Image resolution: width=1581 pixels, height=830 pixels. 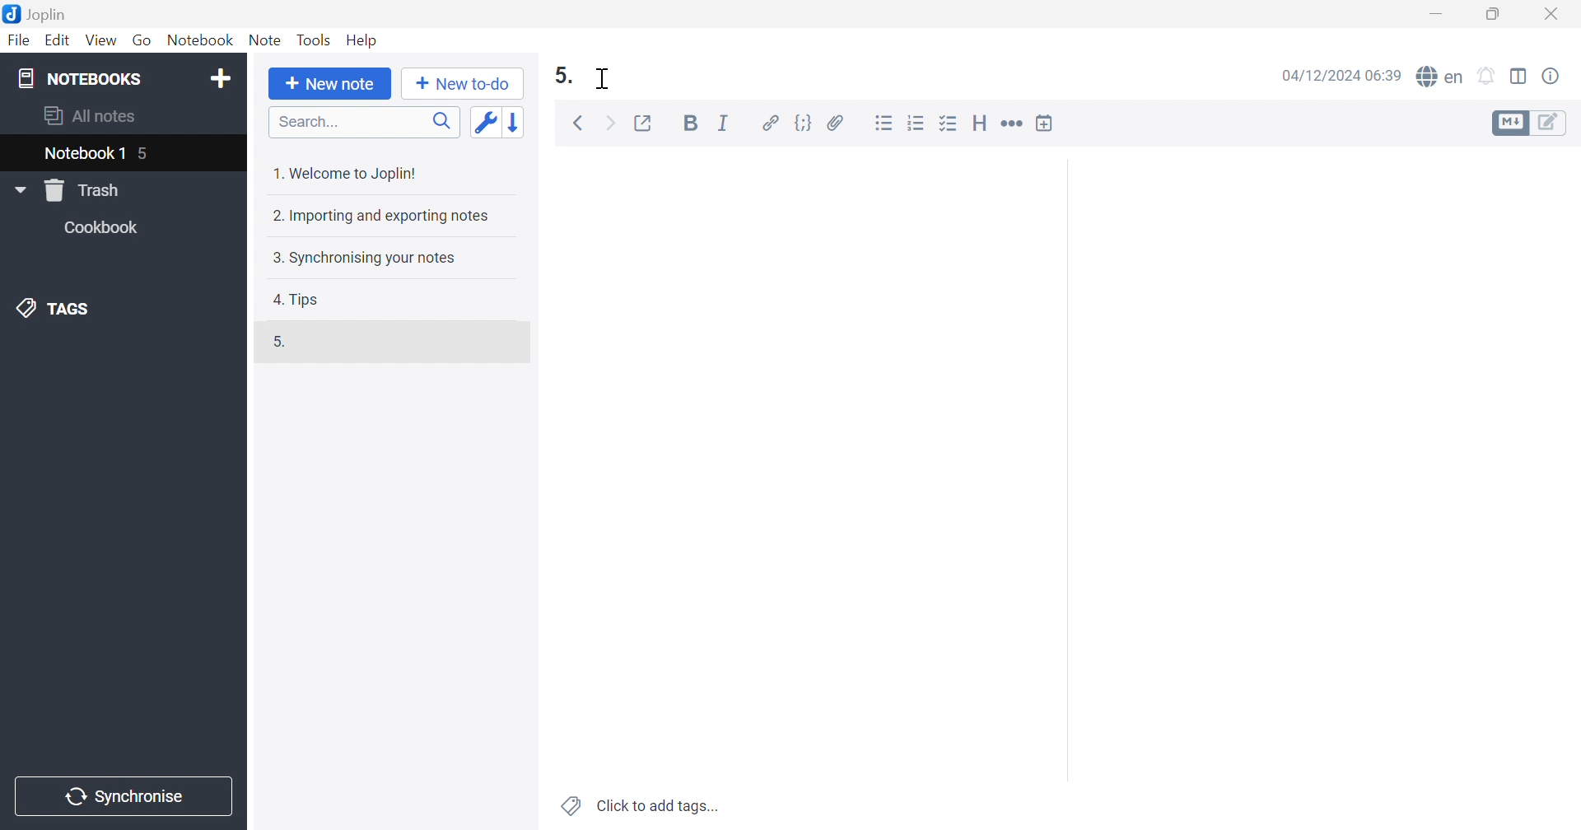 What do you see at coordinates (386, 216) in the screenshot?
I see `2. Importing and exporting notes` at bounding box center [386, 216].